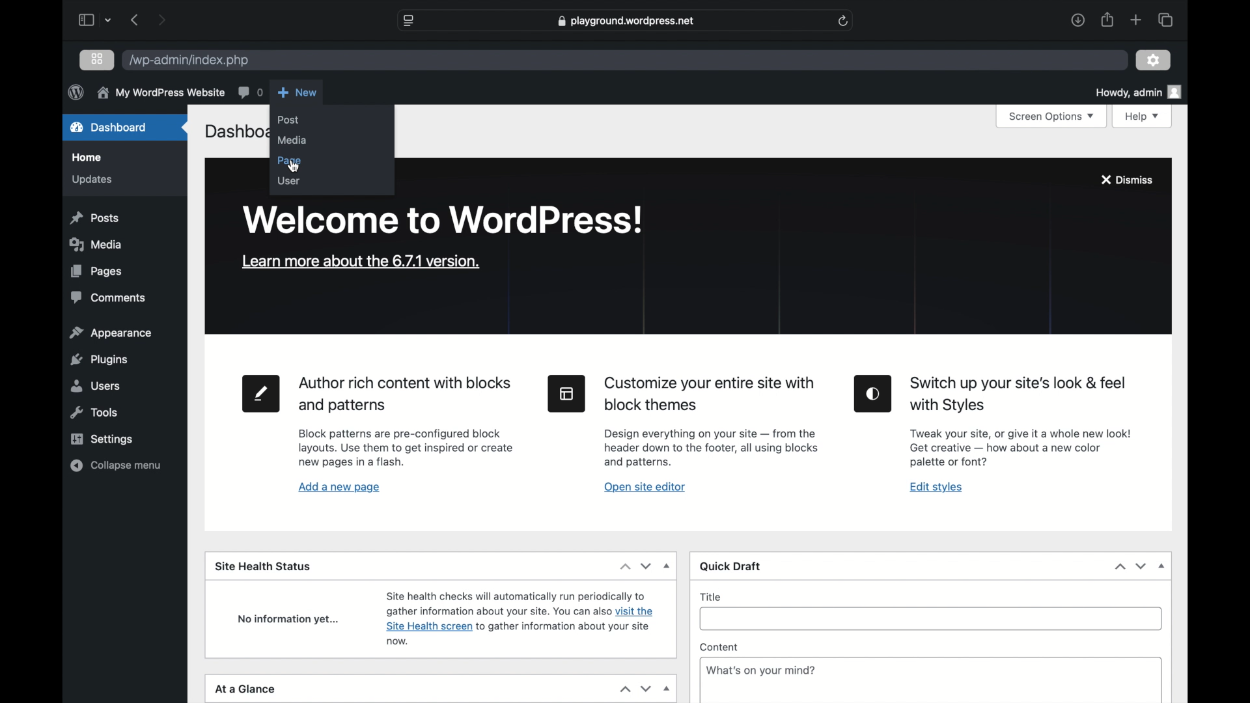 Image resolution: width=1250 pixels, height=703 pixels. What do you see at coordinates (1020, 448) in the screenshot?
I see `Edit styles tool information` at bounding box center [1020, 448].